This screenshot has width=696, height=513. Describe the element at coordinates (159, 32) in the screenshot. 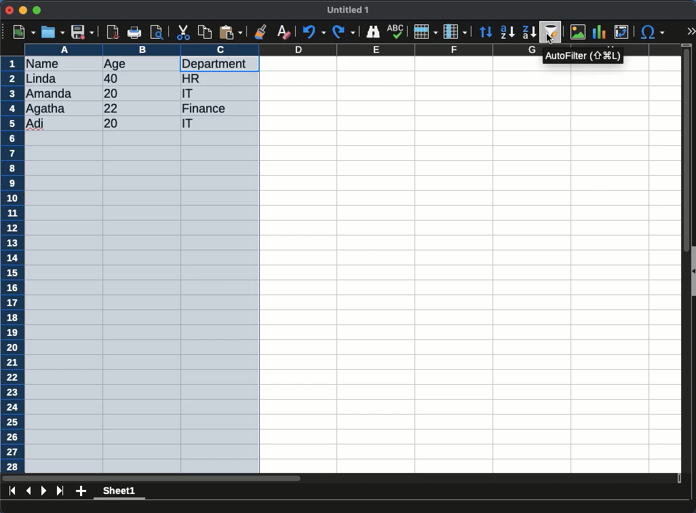

I see `page preview` at that location.